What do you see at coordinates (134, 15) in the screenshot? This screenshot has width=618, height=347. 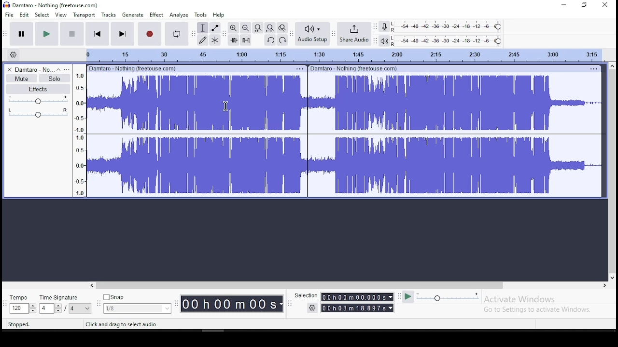 I see `generate` at bounding box center [134, 15].